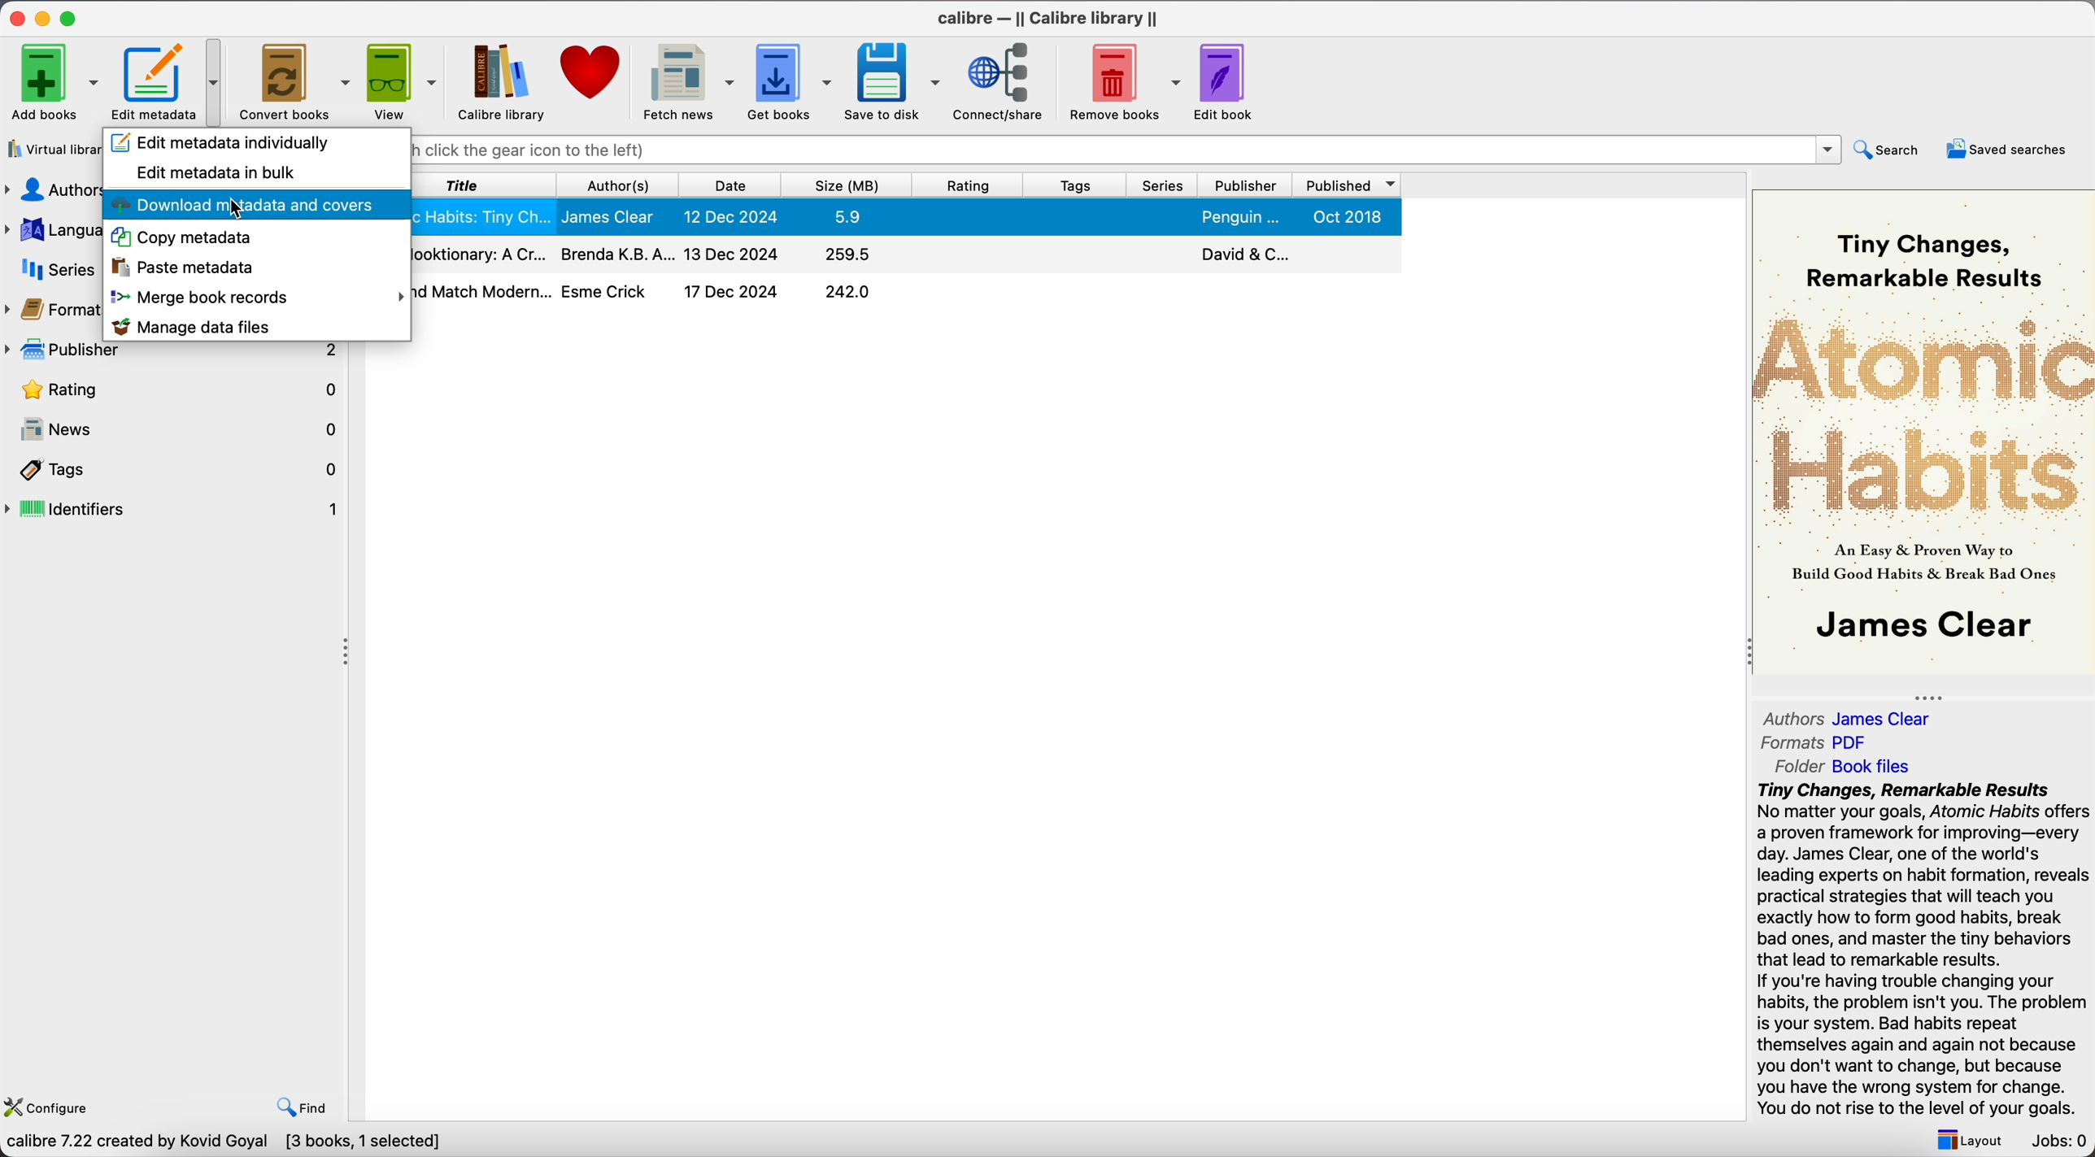 The image size is (2095, 1157). Describe the element at coordinates (487, 252) in the screenshot. I see `The Hooktionary: A Cr...` at that location.